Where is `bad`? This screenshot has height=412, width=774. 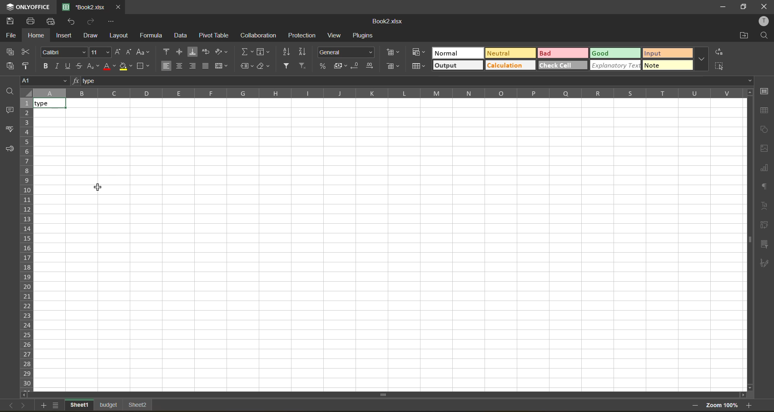
bad is located at coordinates (561, 52).